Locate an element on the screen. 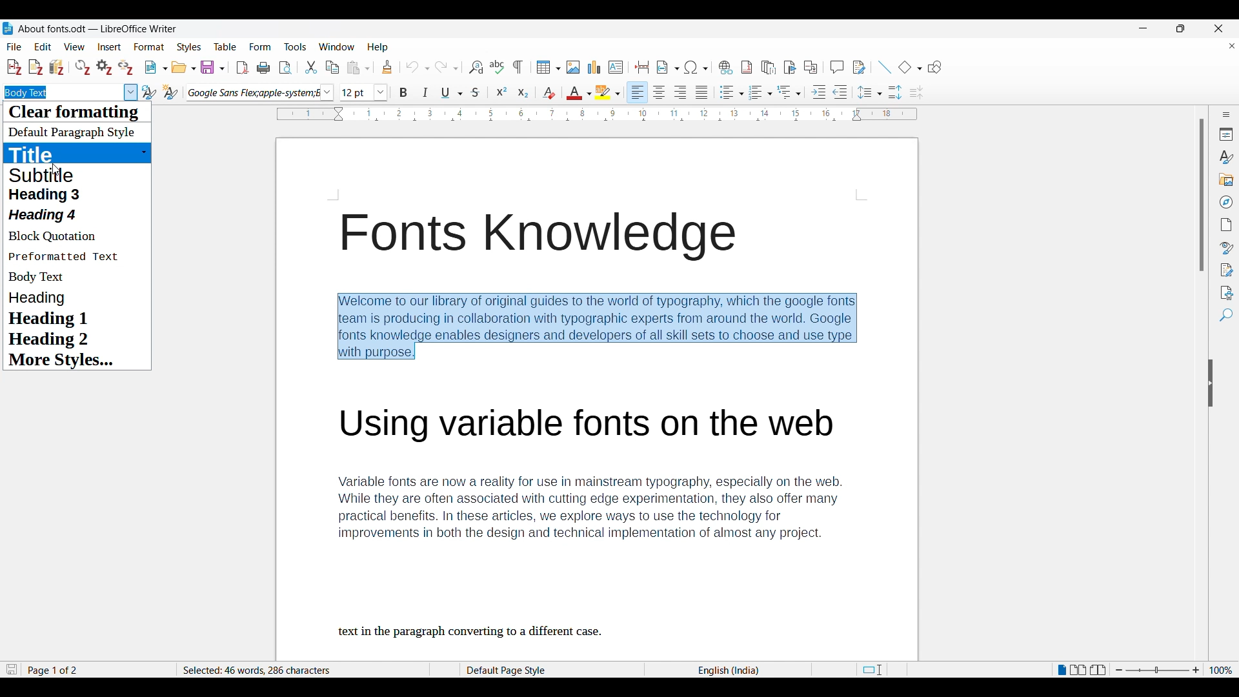 The image size is (1239, 697). Toggle unordered list is located at coordinates (732, 92).